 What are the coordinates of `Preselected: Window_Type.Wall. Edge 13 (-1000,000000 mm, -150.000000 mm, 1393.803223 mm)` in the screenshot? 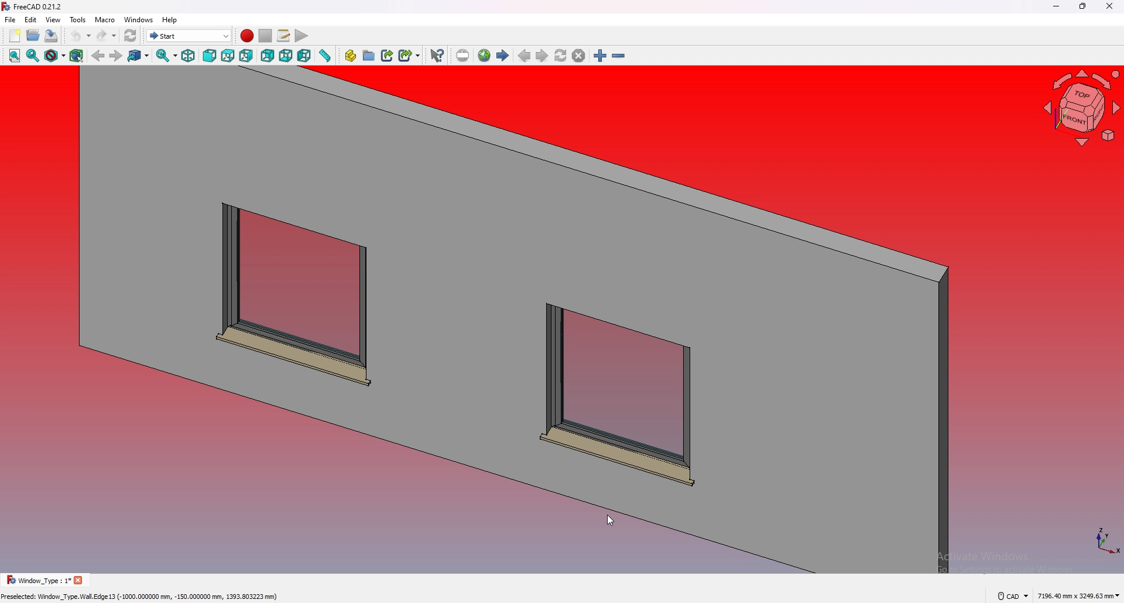 It's located at (142, 595).